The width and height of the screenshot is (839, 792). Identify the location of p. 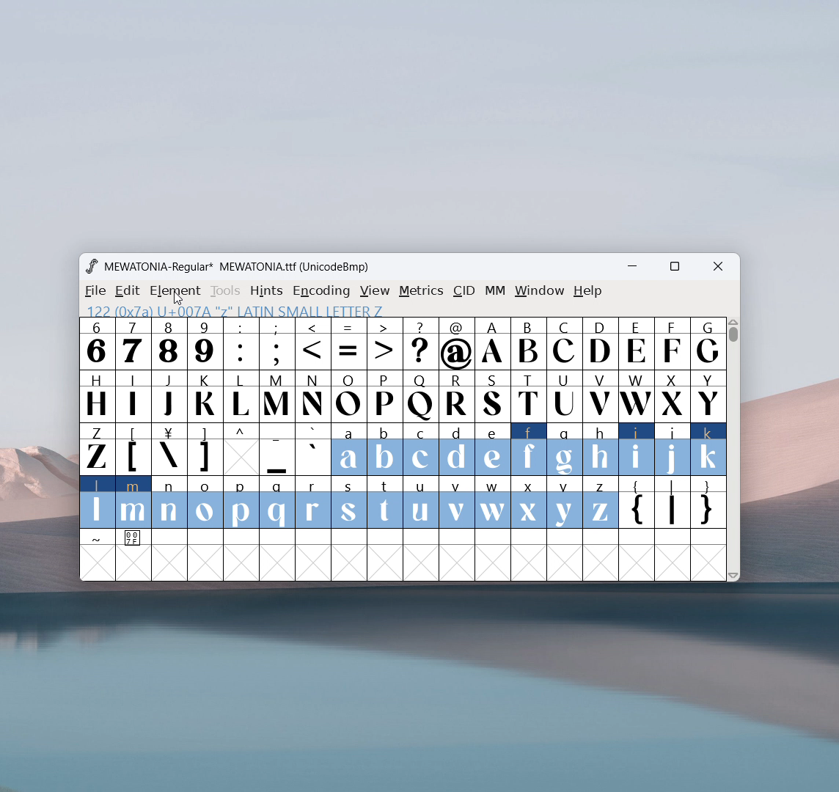
(243, 503).